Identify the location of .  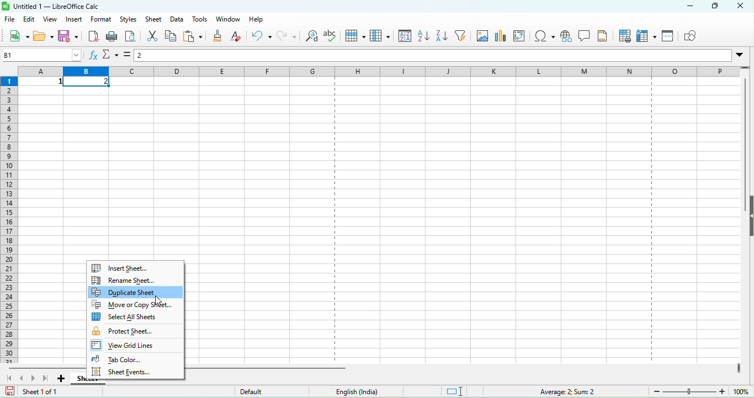
(160, 302).